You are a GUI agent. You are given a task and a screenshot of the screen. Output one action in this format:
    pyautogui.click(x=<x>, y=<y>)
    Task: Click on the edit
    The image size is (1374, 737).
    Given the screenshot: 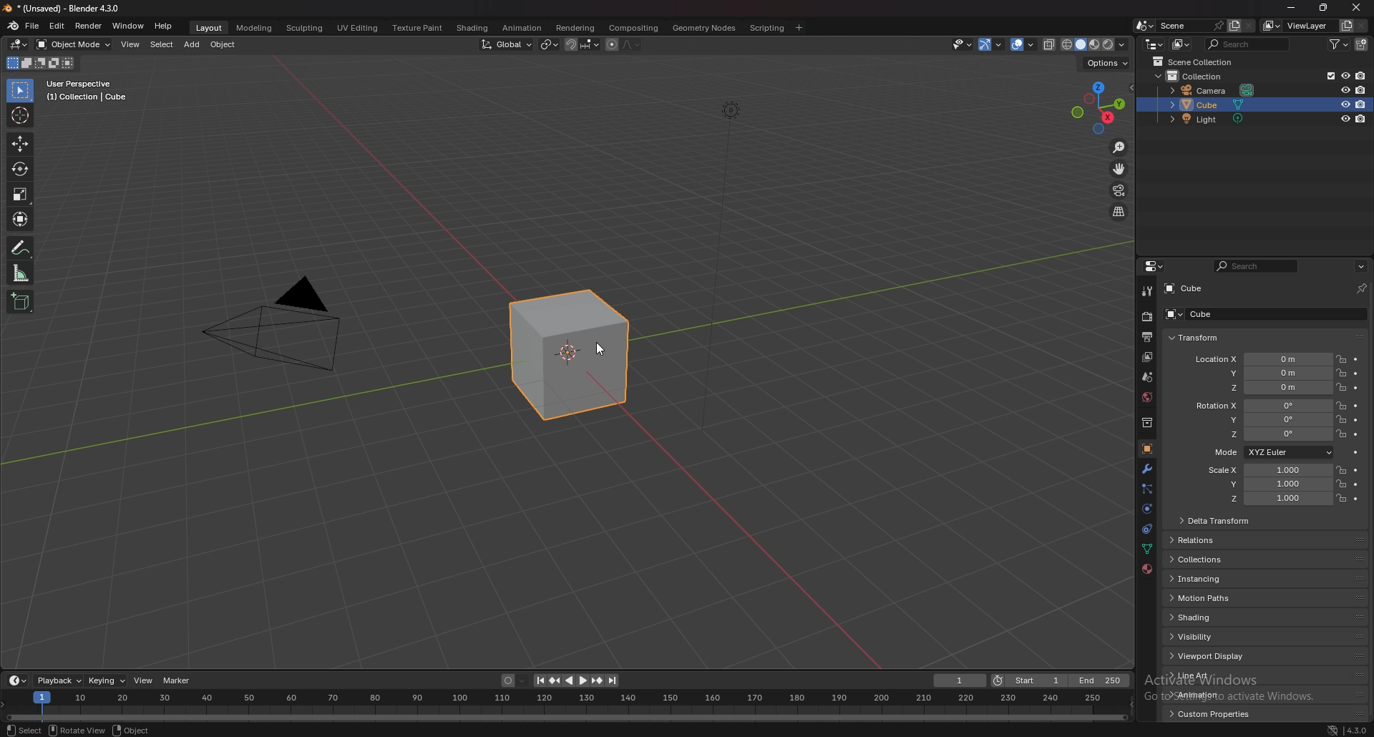 What is the action you would take?
    pyautogui.click(x=57, y=26)
    